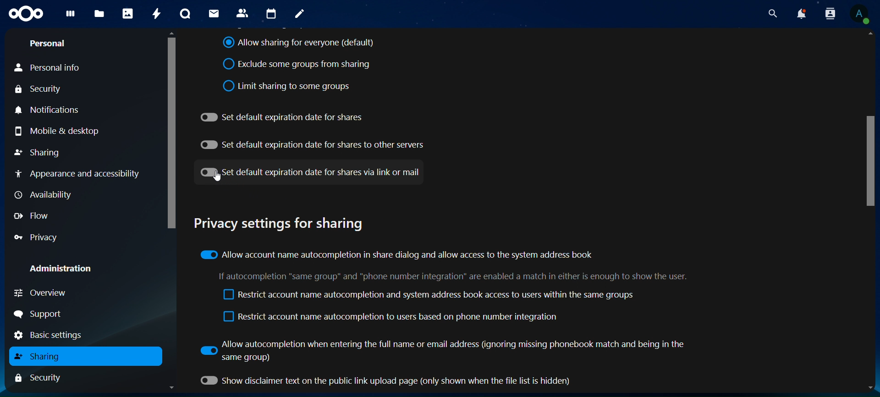 The width and height of the screenshot is (880, 397). I want to click on search, so click(771, 14).